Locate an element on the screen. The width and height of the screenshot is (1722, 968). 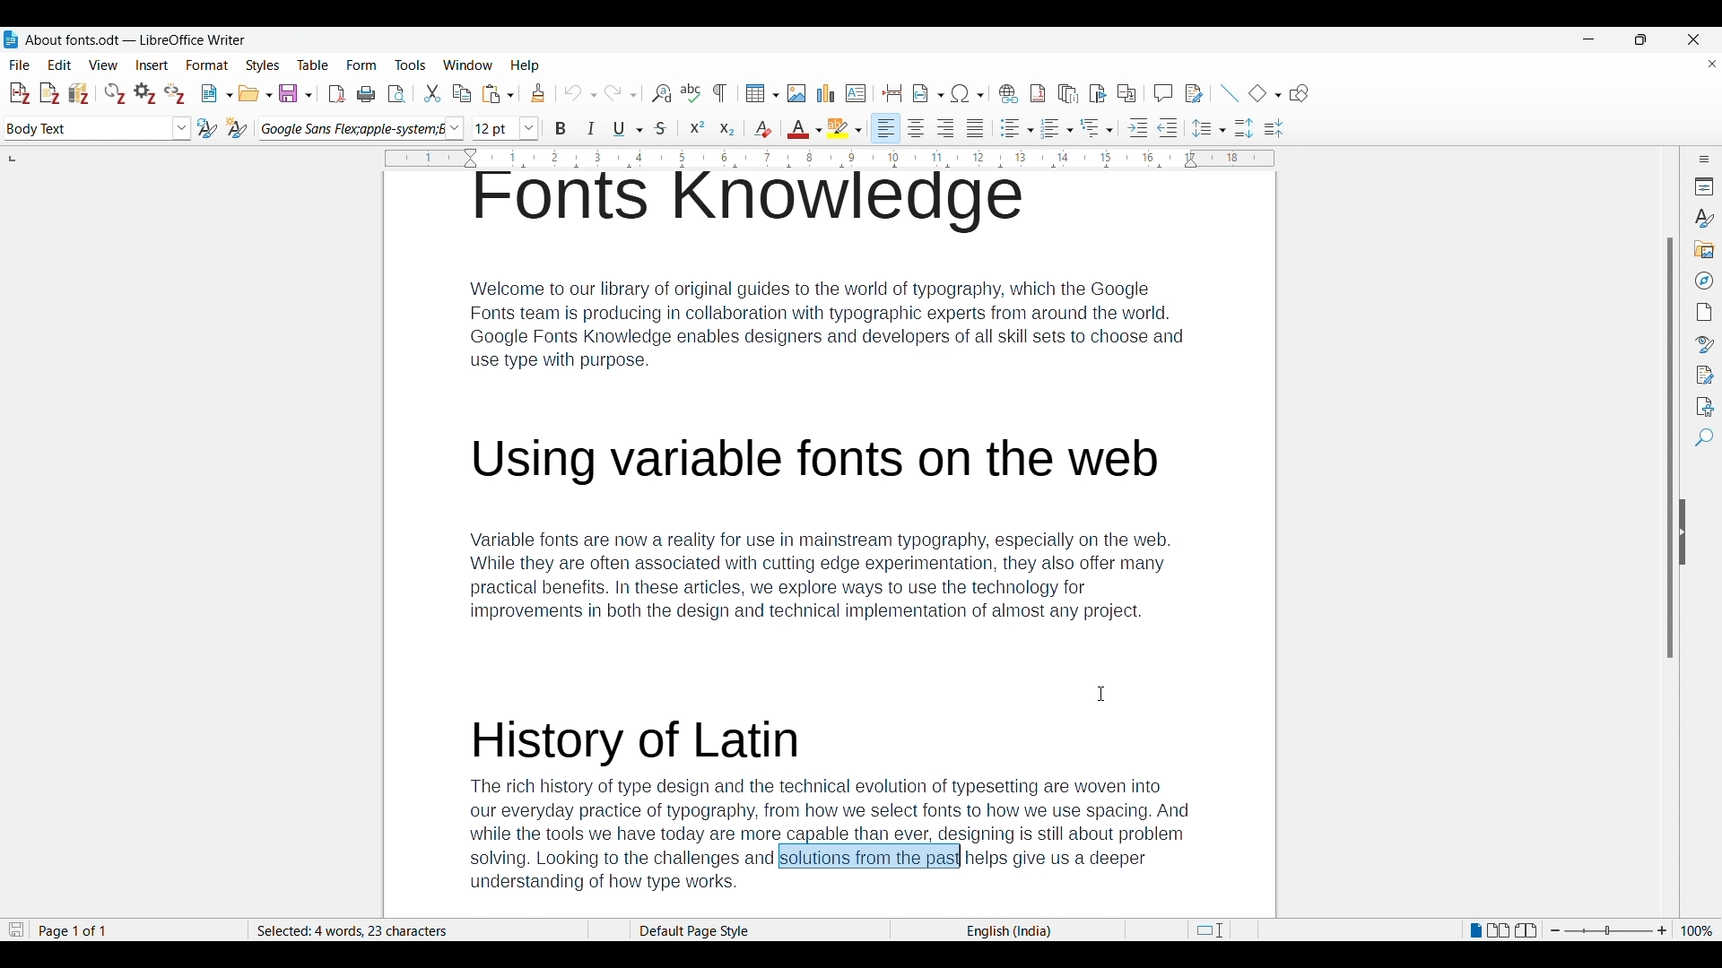
Multi page view is located at coordinates (1499, 930).